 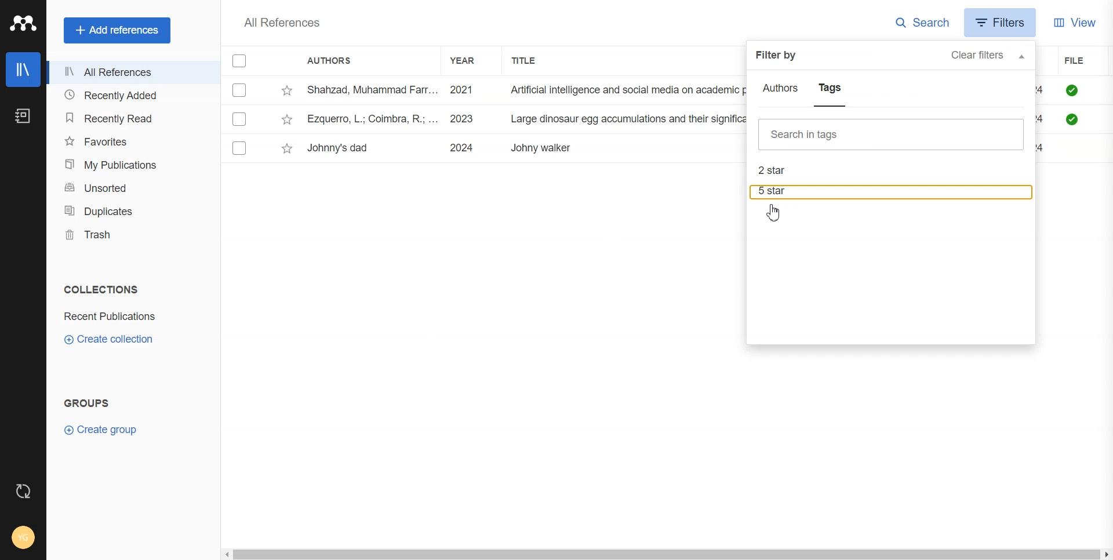 What do you see at coordinates (117, 30) in the screenshot?
I see `Add references` at bounding box center [117, 30].